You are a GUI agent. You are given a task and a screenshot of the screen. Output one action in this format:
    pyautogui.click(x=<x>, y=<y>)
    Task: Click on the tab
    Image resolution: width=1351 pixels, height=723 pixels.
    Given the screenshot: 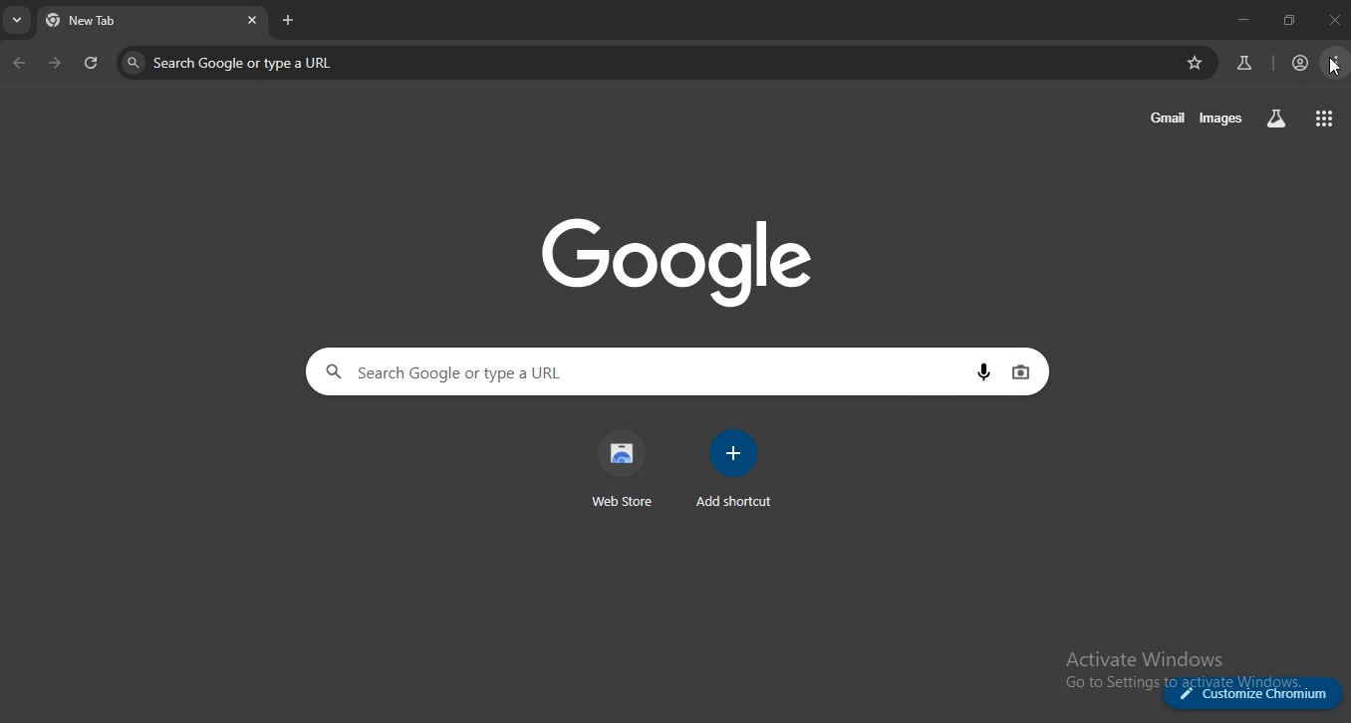 What is the action you would take?
    pyautogui.click(x=113, y=23)
    